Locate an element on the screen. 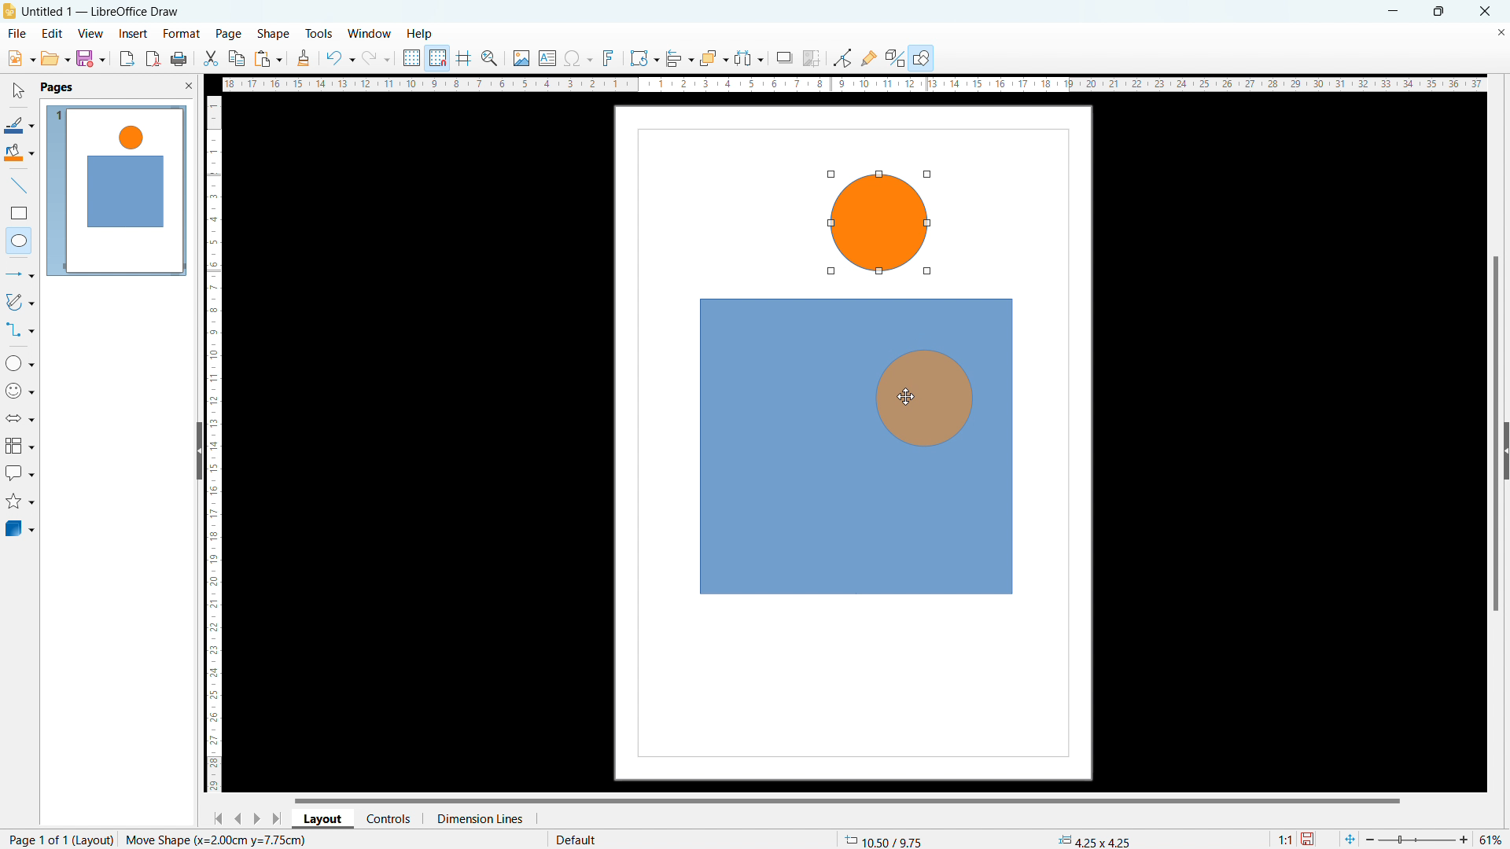 This screenshot has width=1510, height=849. page is located at coordinates (229, 33).